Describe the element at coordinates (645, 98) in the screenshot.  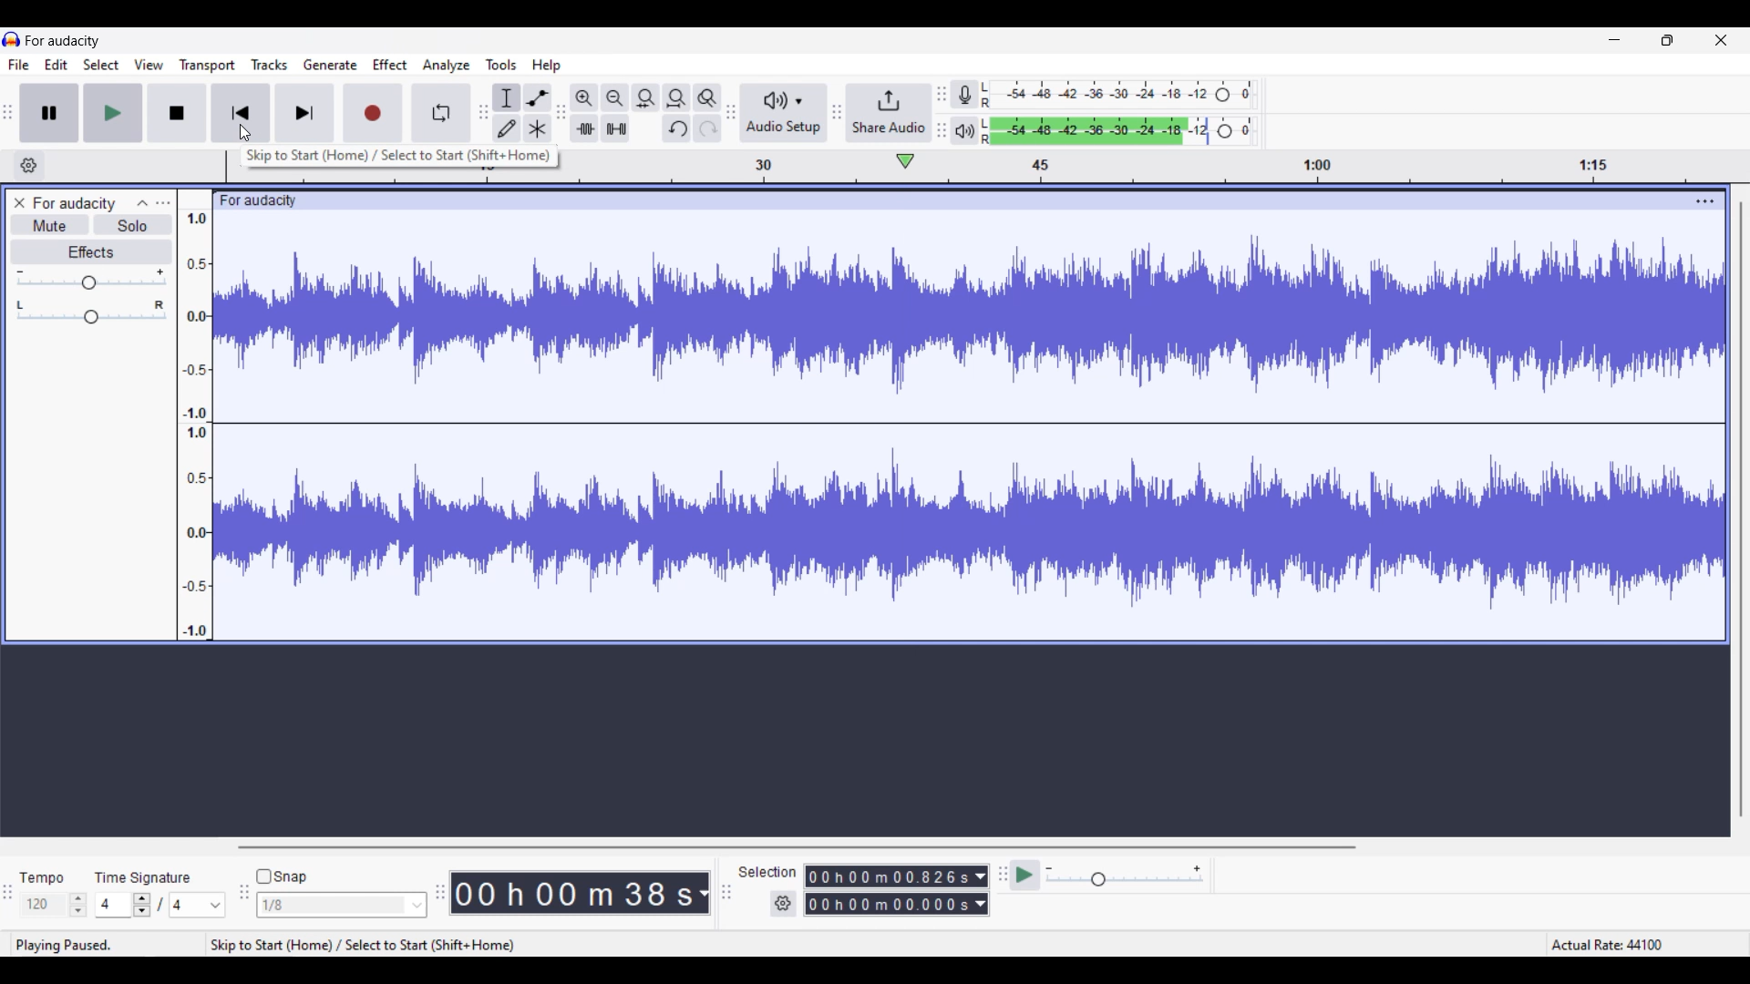
I see `Fit selection to width` at that location.